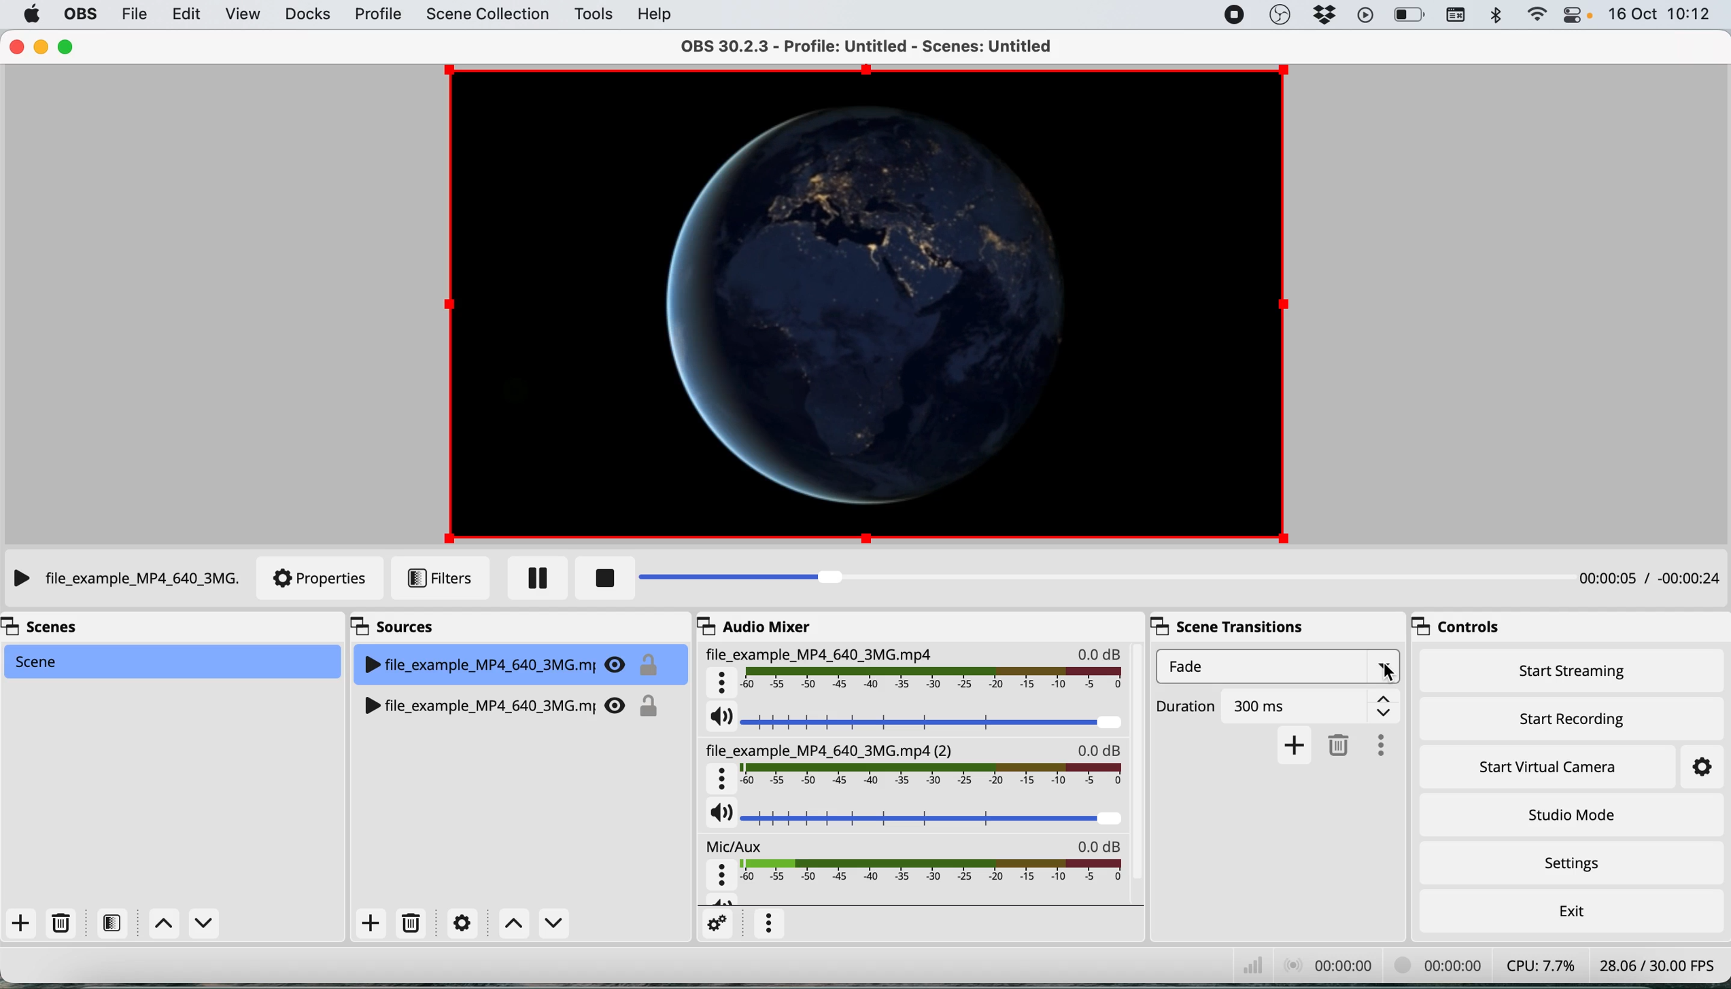  I want to click on system logo, so click(34, 14).